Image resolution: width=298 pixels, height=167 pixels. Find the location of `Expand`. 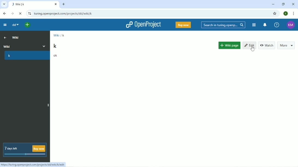

Expand is located at coordinates (47, 105).